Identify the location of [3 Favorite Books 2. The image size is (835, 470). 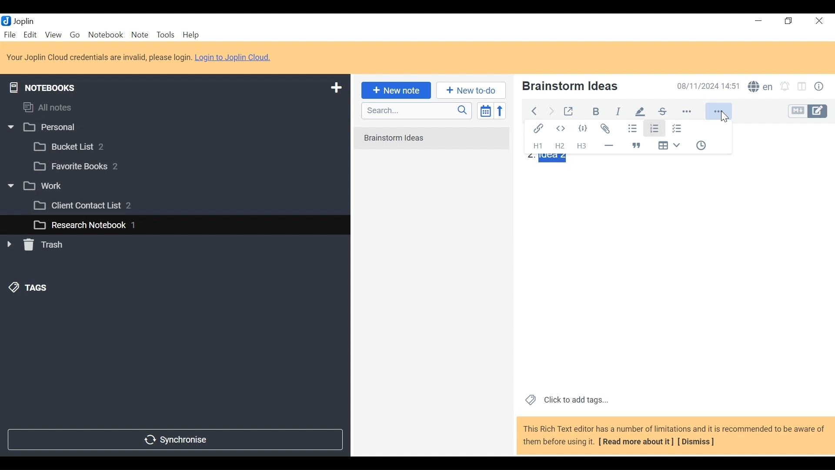
(83, 167).